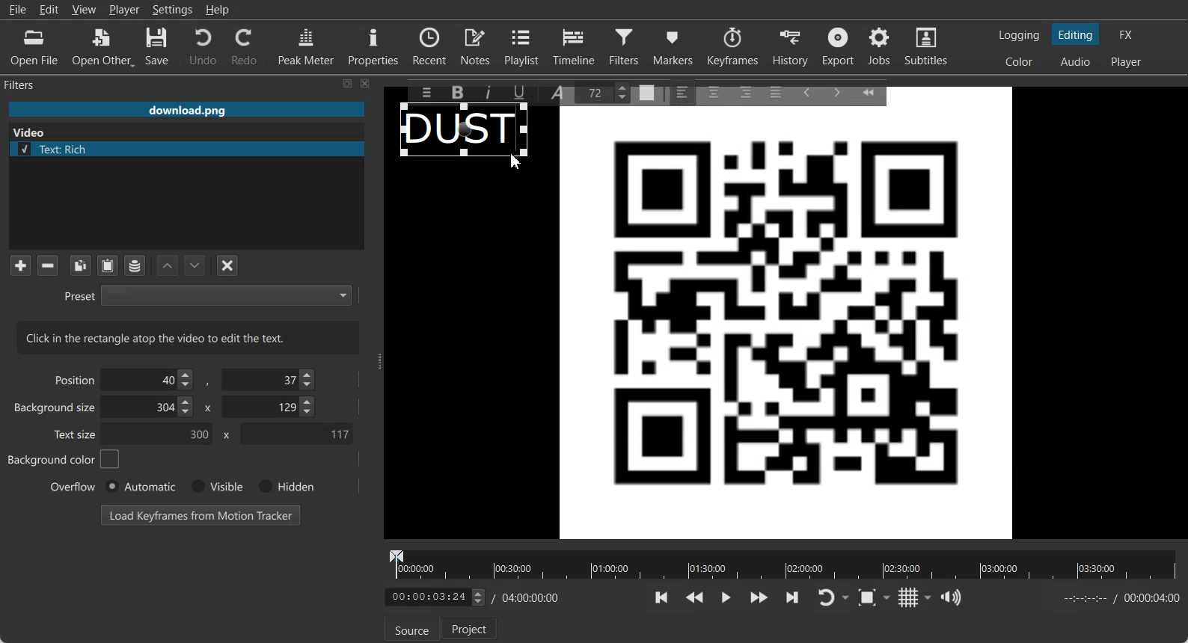 Image resolution: width=1188 pixels, height=643 pixels. What do you see at coordinates (1118, 598) in the screenshot?
I see `End time ` at bounding box center [1118, 598].